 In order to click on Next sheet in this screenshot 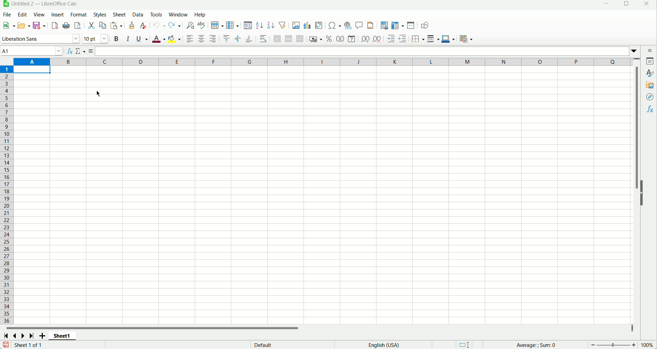, I will do `click(37, 535)`.